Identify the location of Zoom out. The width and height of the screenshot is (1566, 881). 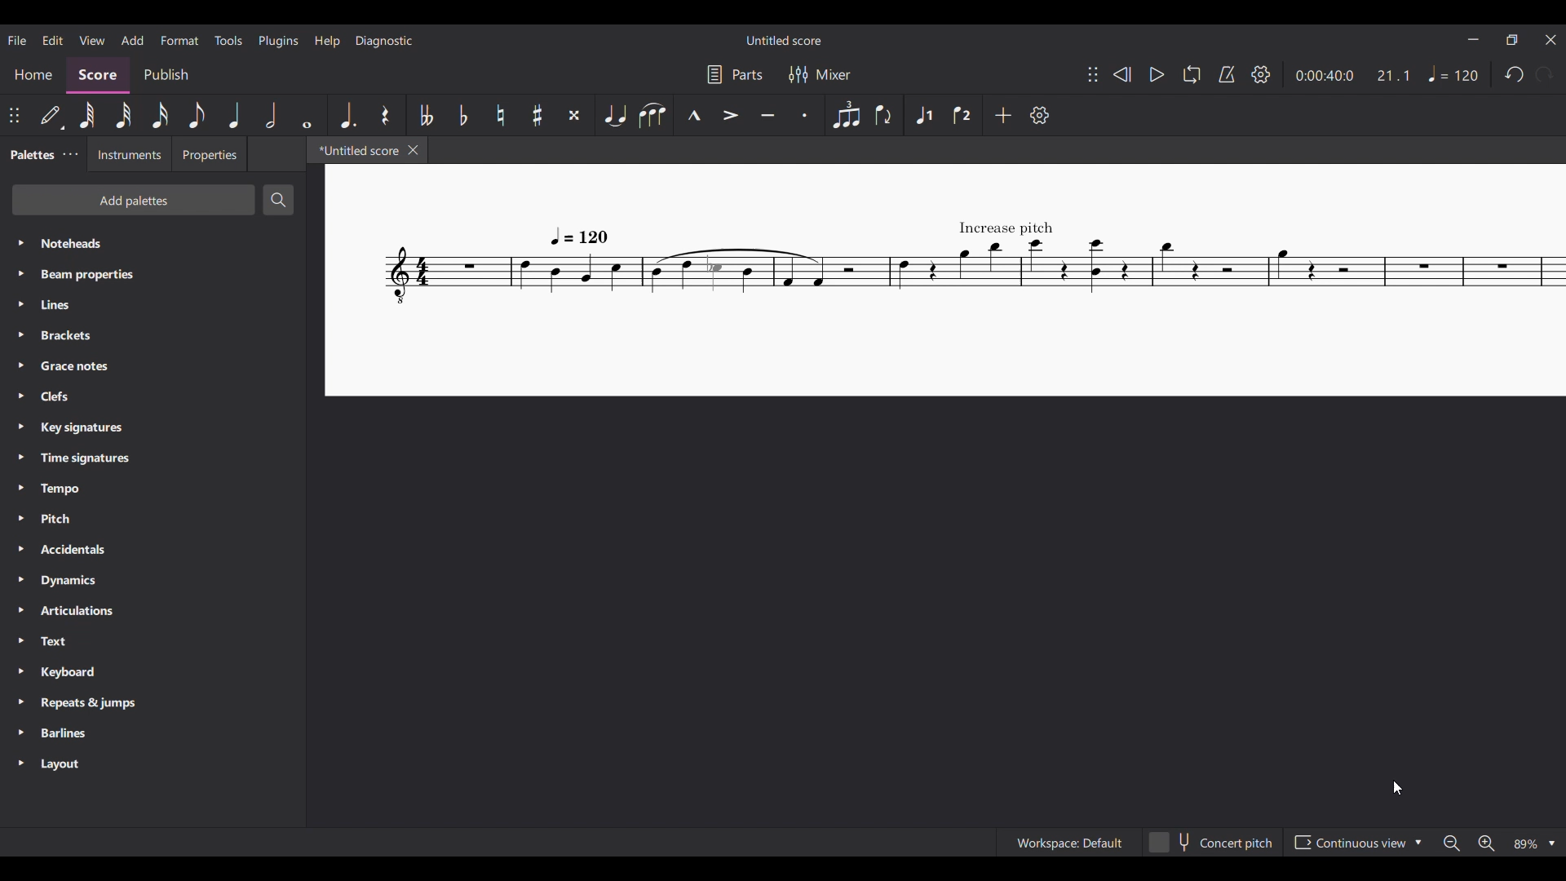
(1451, 843).